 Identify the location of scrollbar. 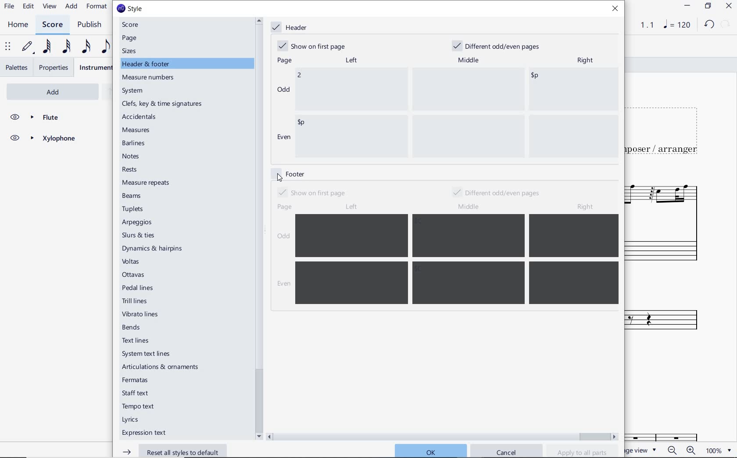
(258, 228).